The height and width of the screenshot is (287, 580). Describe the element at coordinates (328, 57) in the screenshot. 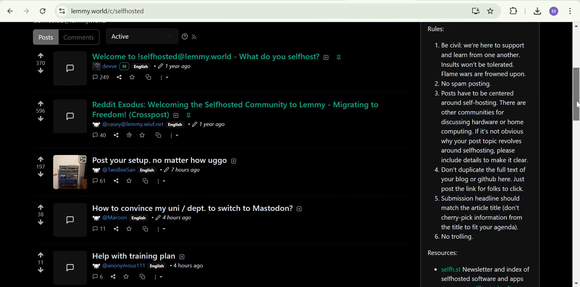

I see `collapse` at that location.